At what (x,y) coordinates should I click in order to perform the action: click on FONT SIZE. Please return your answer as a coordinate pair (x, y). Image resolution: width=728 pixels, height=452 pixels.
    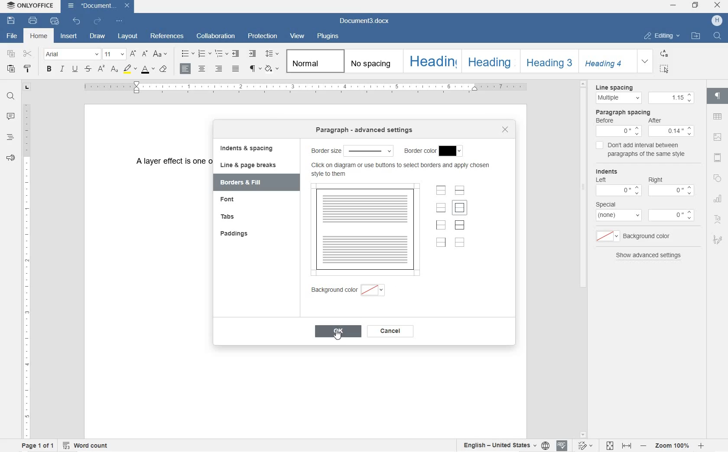
    Looking at the image, I should click on (114, 55).